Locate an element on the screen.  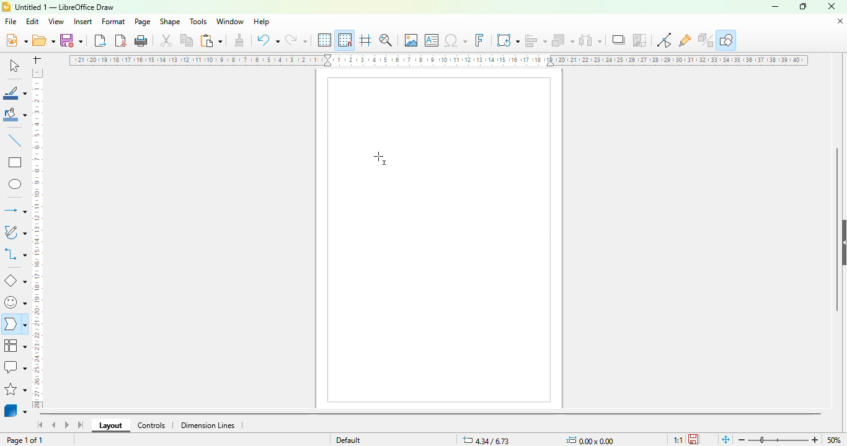
zoom & pan is located at coordinates (386, 40).